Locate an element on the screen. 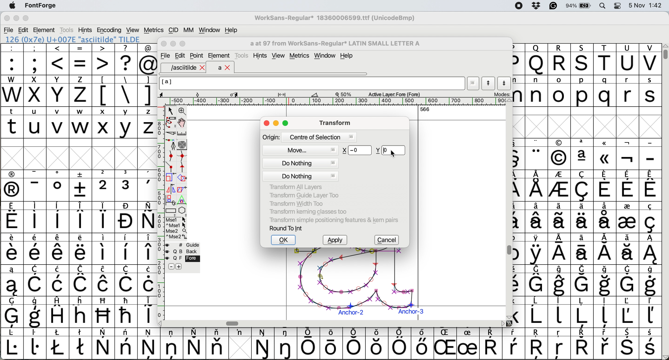 The height and width of the screenshot is (360, 669).  is located at coordinates (559, 154).